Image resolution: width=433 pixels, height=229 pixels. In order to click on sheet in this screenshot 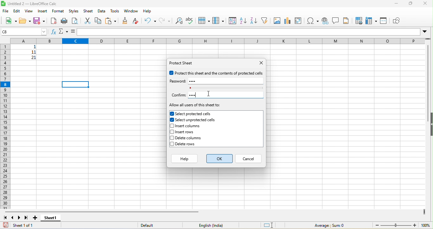, I will do `click(89, 11)`.